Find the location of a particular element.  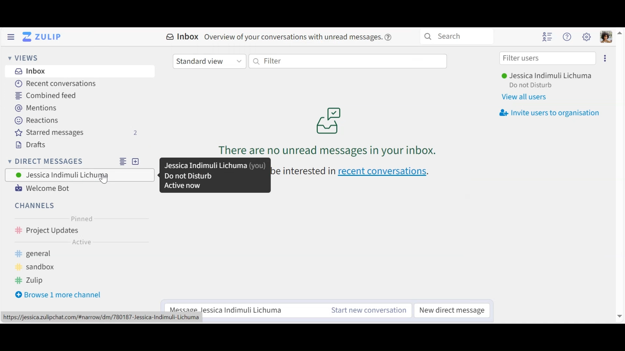

Starred messages is located at coordinates (76, 134).